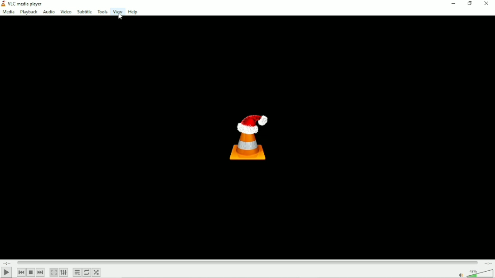 Image resolution: width=495 pixels, height=278 pixels. Describe the element at coordinates (53, 273) in the screenshot. I see `Toggle video in fullscreen` at that location.